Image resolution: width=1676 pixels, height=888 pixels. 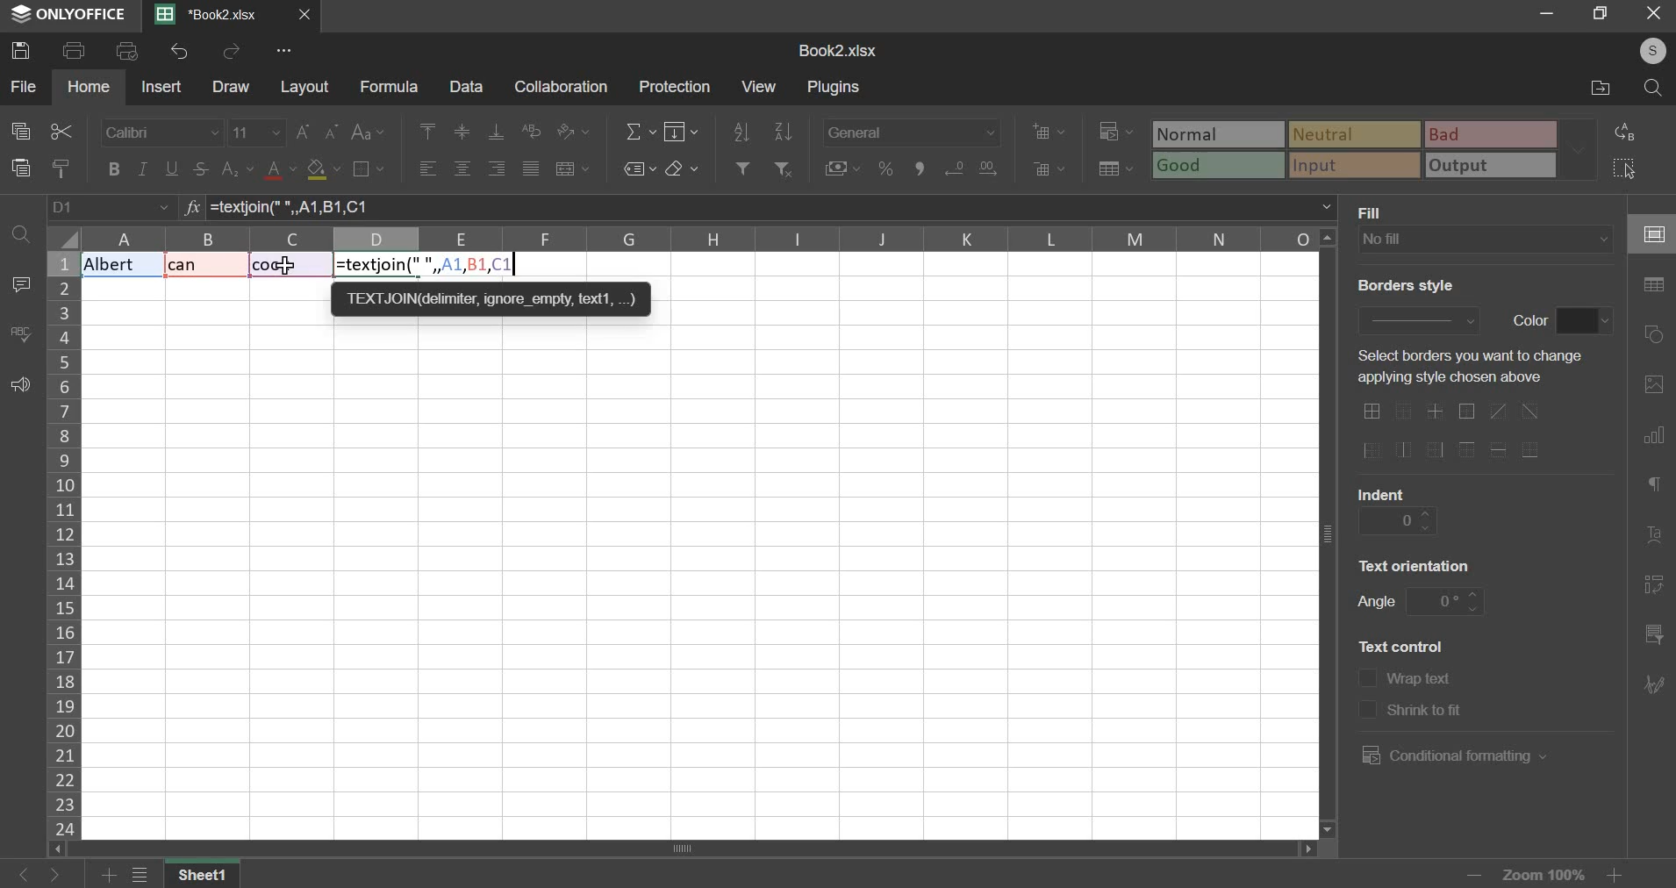 What do you see at coordinates (988, 165) in the screenshot?
I see `decrease decimals` at bounding box center [988, 165].